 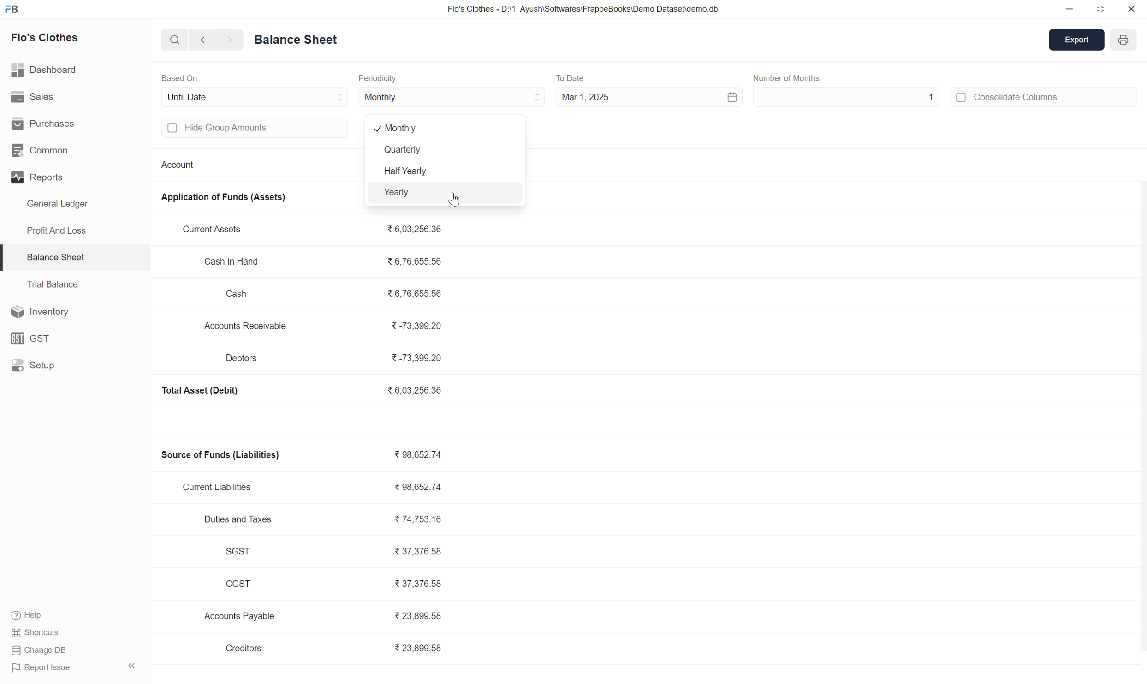 I want to click on Source of Funds (Liabilities), so click(x=221, y=456).